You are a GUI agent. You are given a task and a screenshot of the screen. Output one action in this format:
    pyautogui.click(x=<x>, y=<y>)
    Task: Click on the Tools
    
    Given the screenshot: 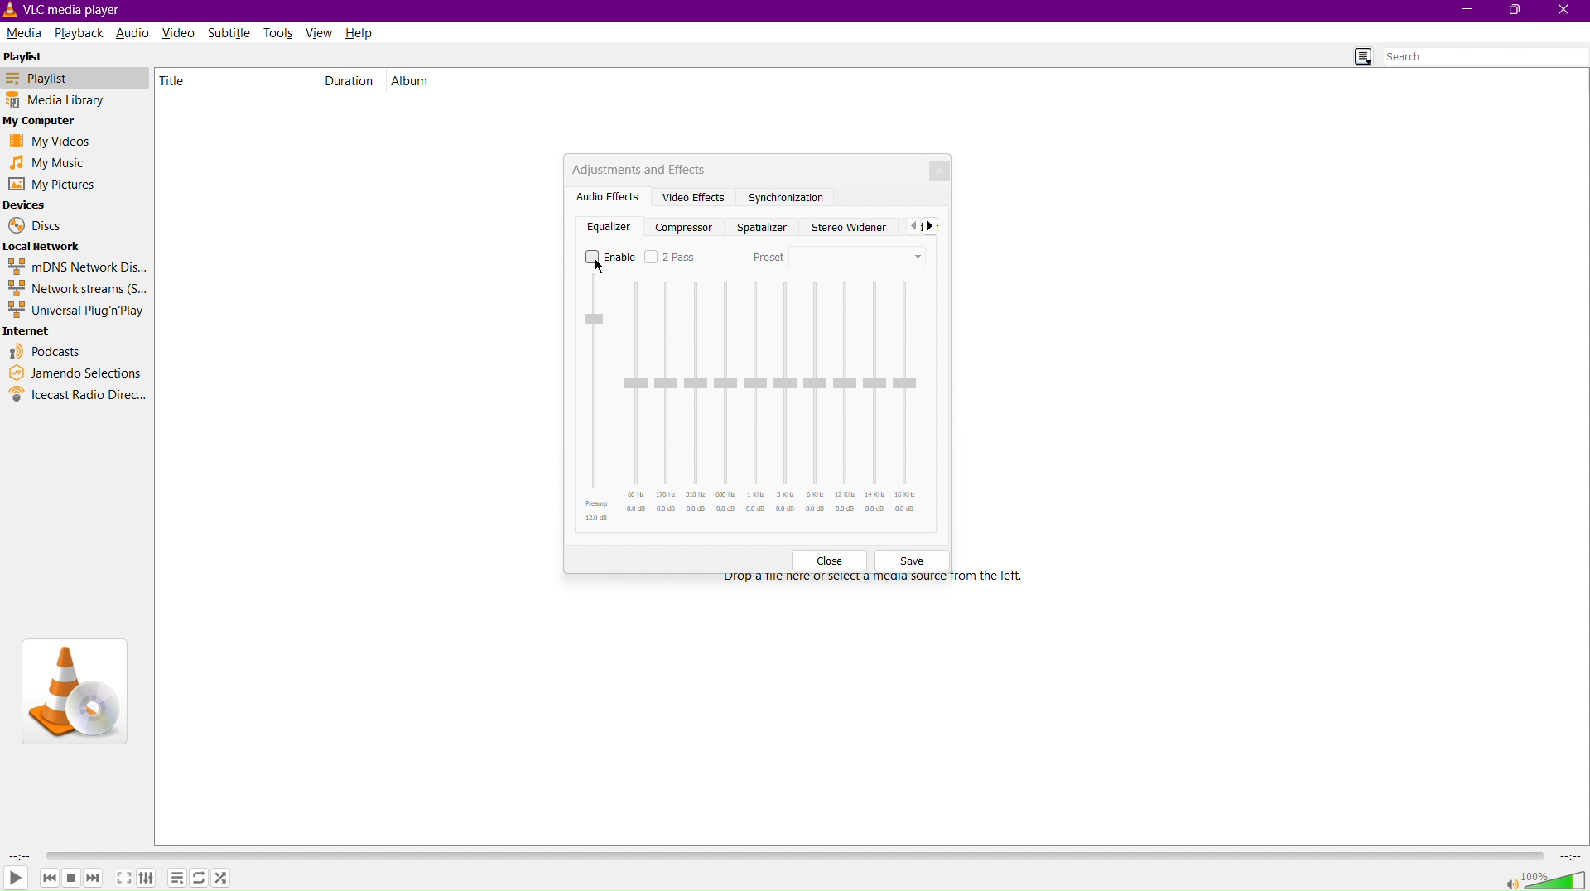 What is the action you would take?
    pyautogui.click(x=281, y=31)
    